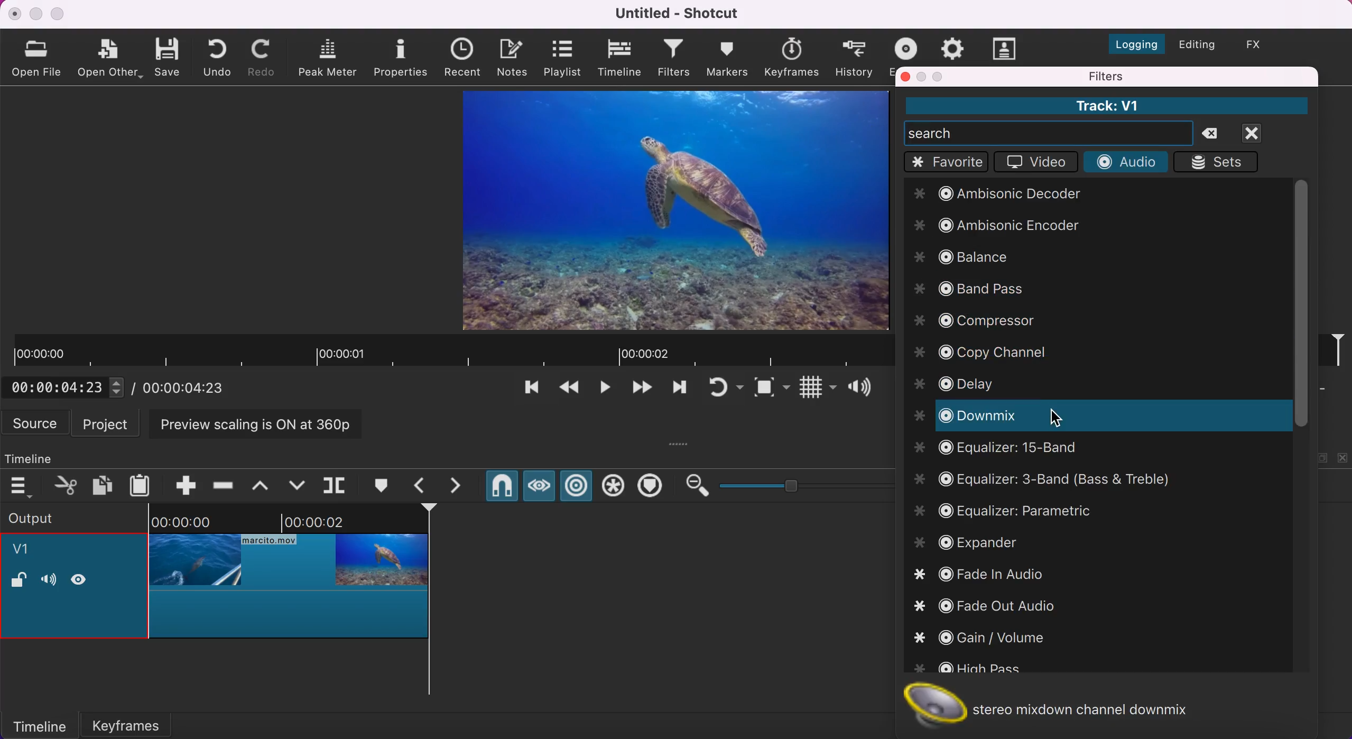  What do you see at coordinates (1131, 41) in the screenshot?
I see `switch to the logging layout` at bounding box center [1131, 41].